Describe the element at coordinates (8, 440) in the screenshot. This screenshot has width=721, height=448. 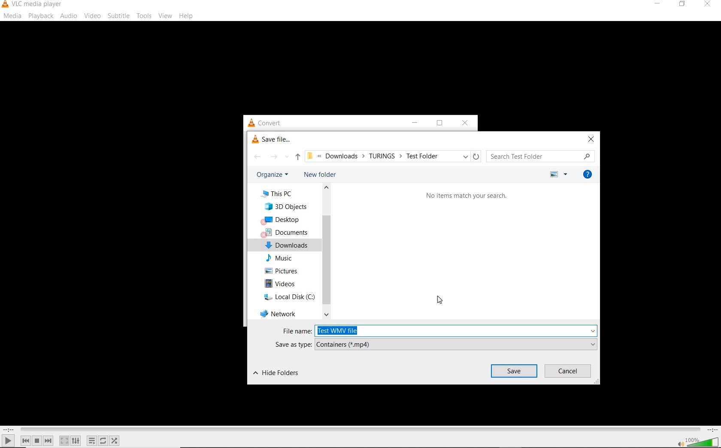
I see `play` at that location.